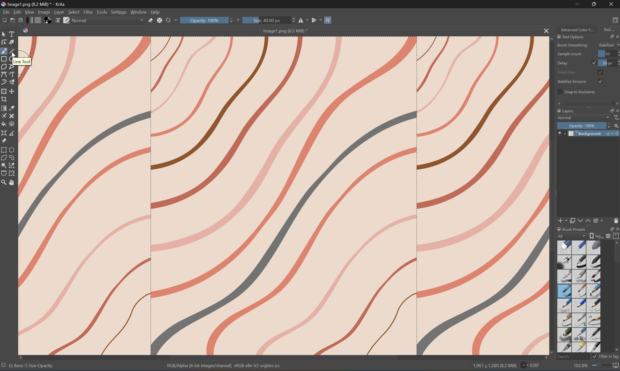 This screenshot has height=371, width=620. I want to click on Help, so click(156, 12).